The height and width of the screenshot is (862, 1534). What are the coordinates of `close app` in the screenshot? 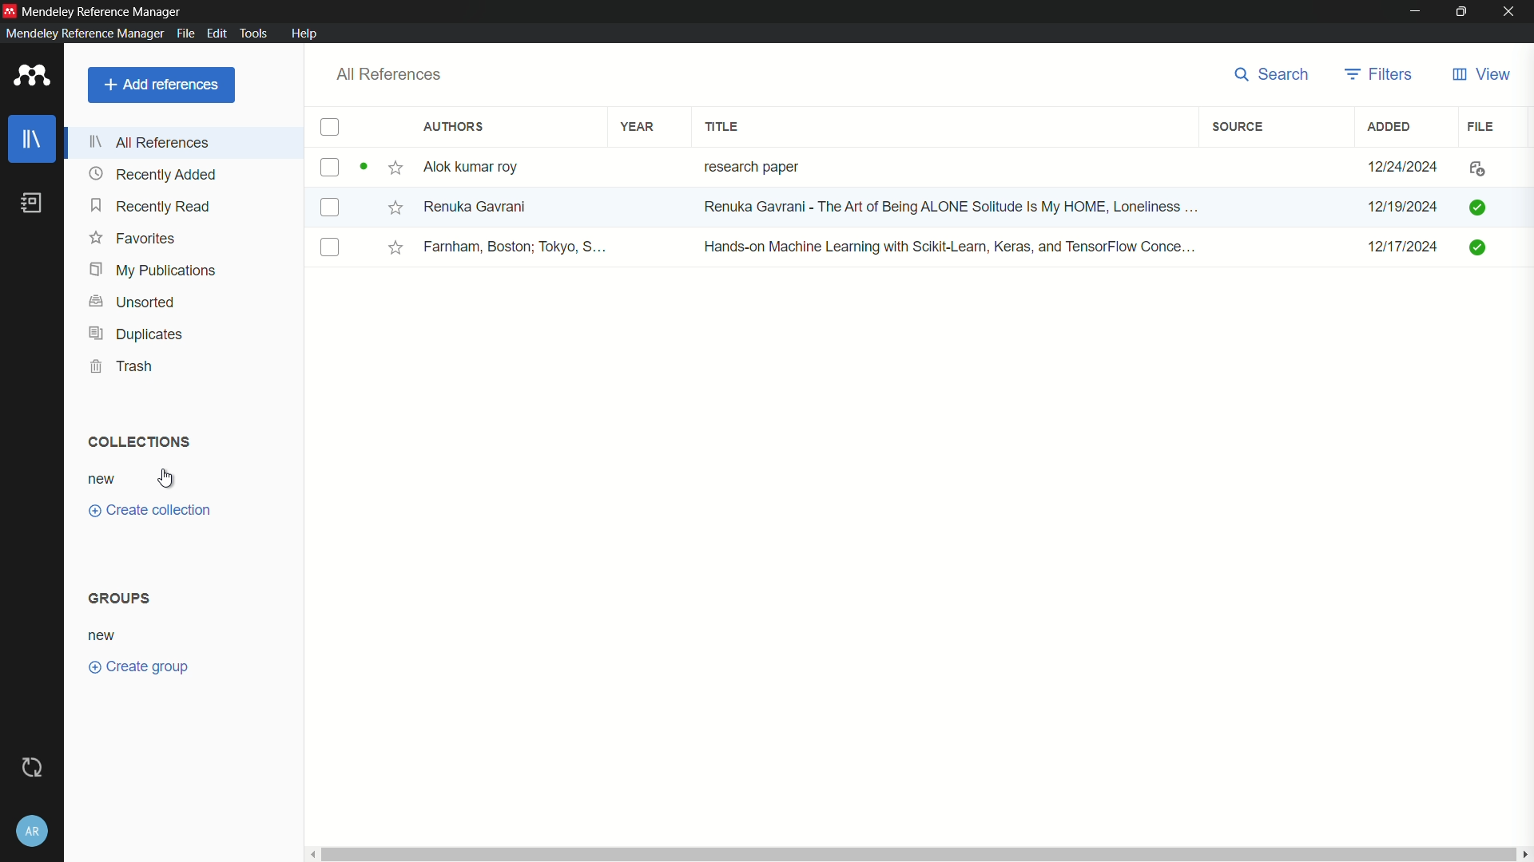 It's located at (1511, 12).